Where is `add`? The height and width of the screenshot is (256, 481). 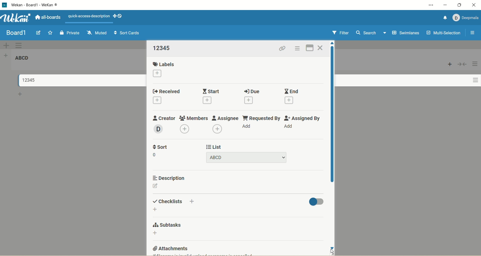
add is located at coordinates (289, 101).